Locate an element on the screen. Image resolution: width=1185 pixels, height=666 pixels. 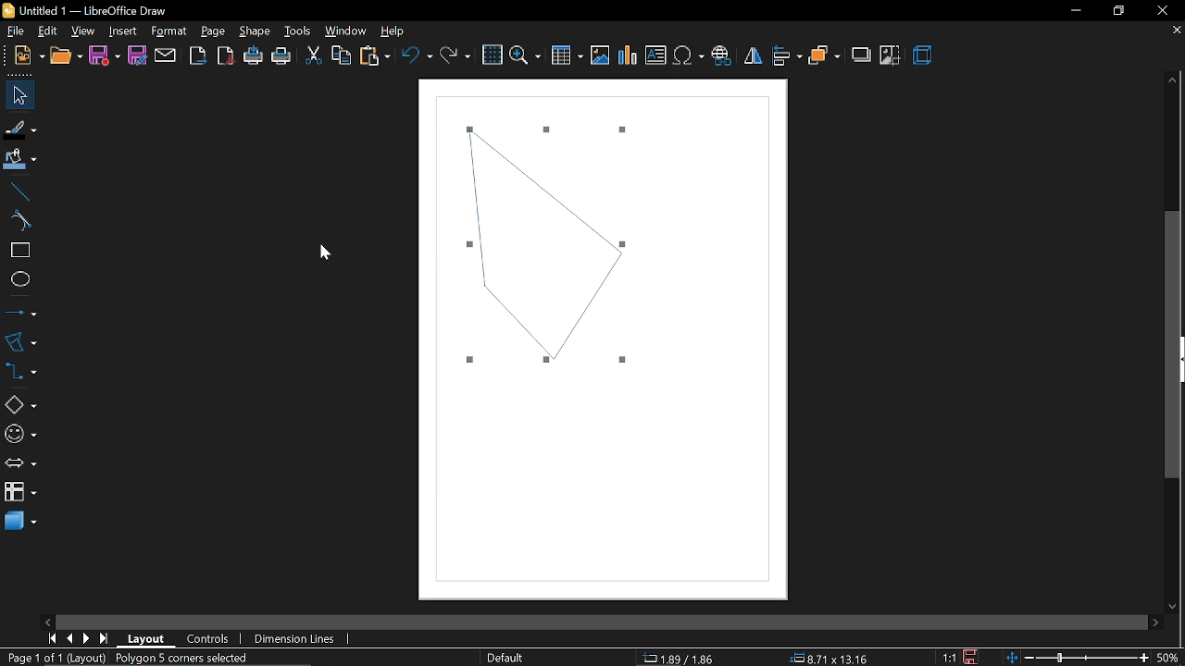
Canvas is located at coordinates (607, 343).